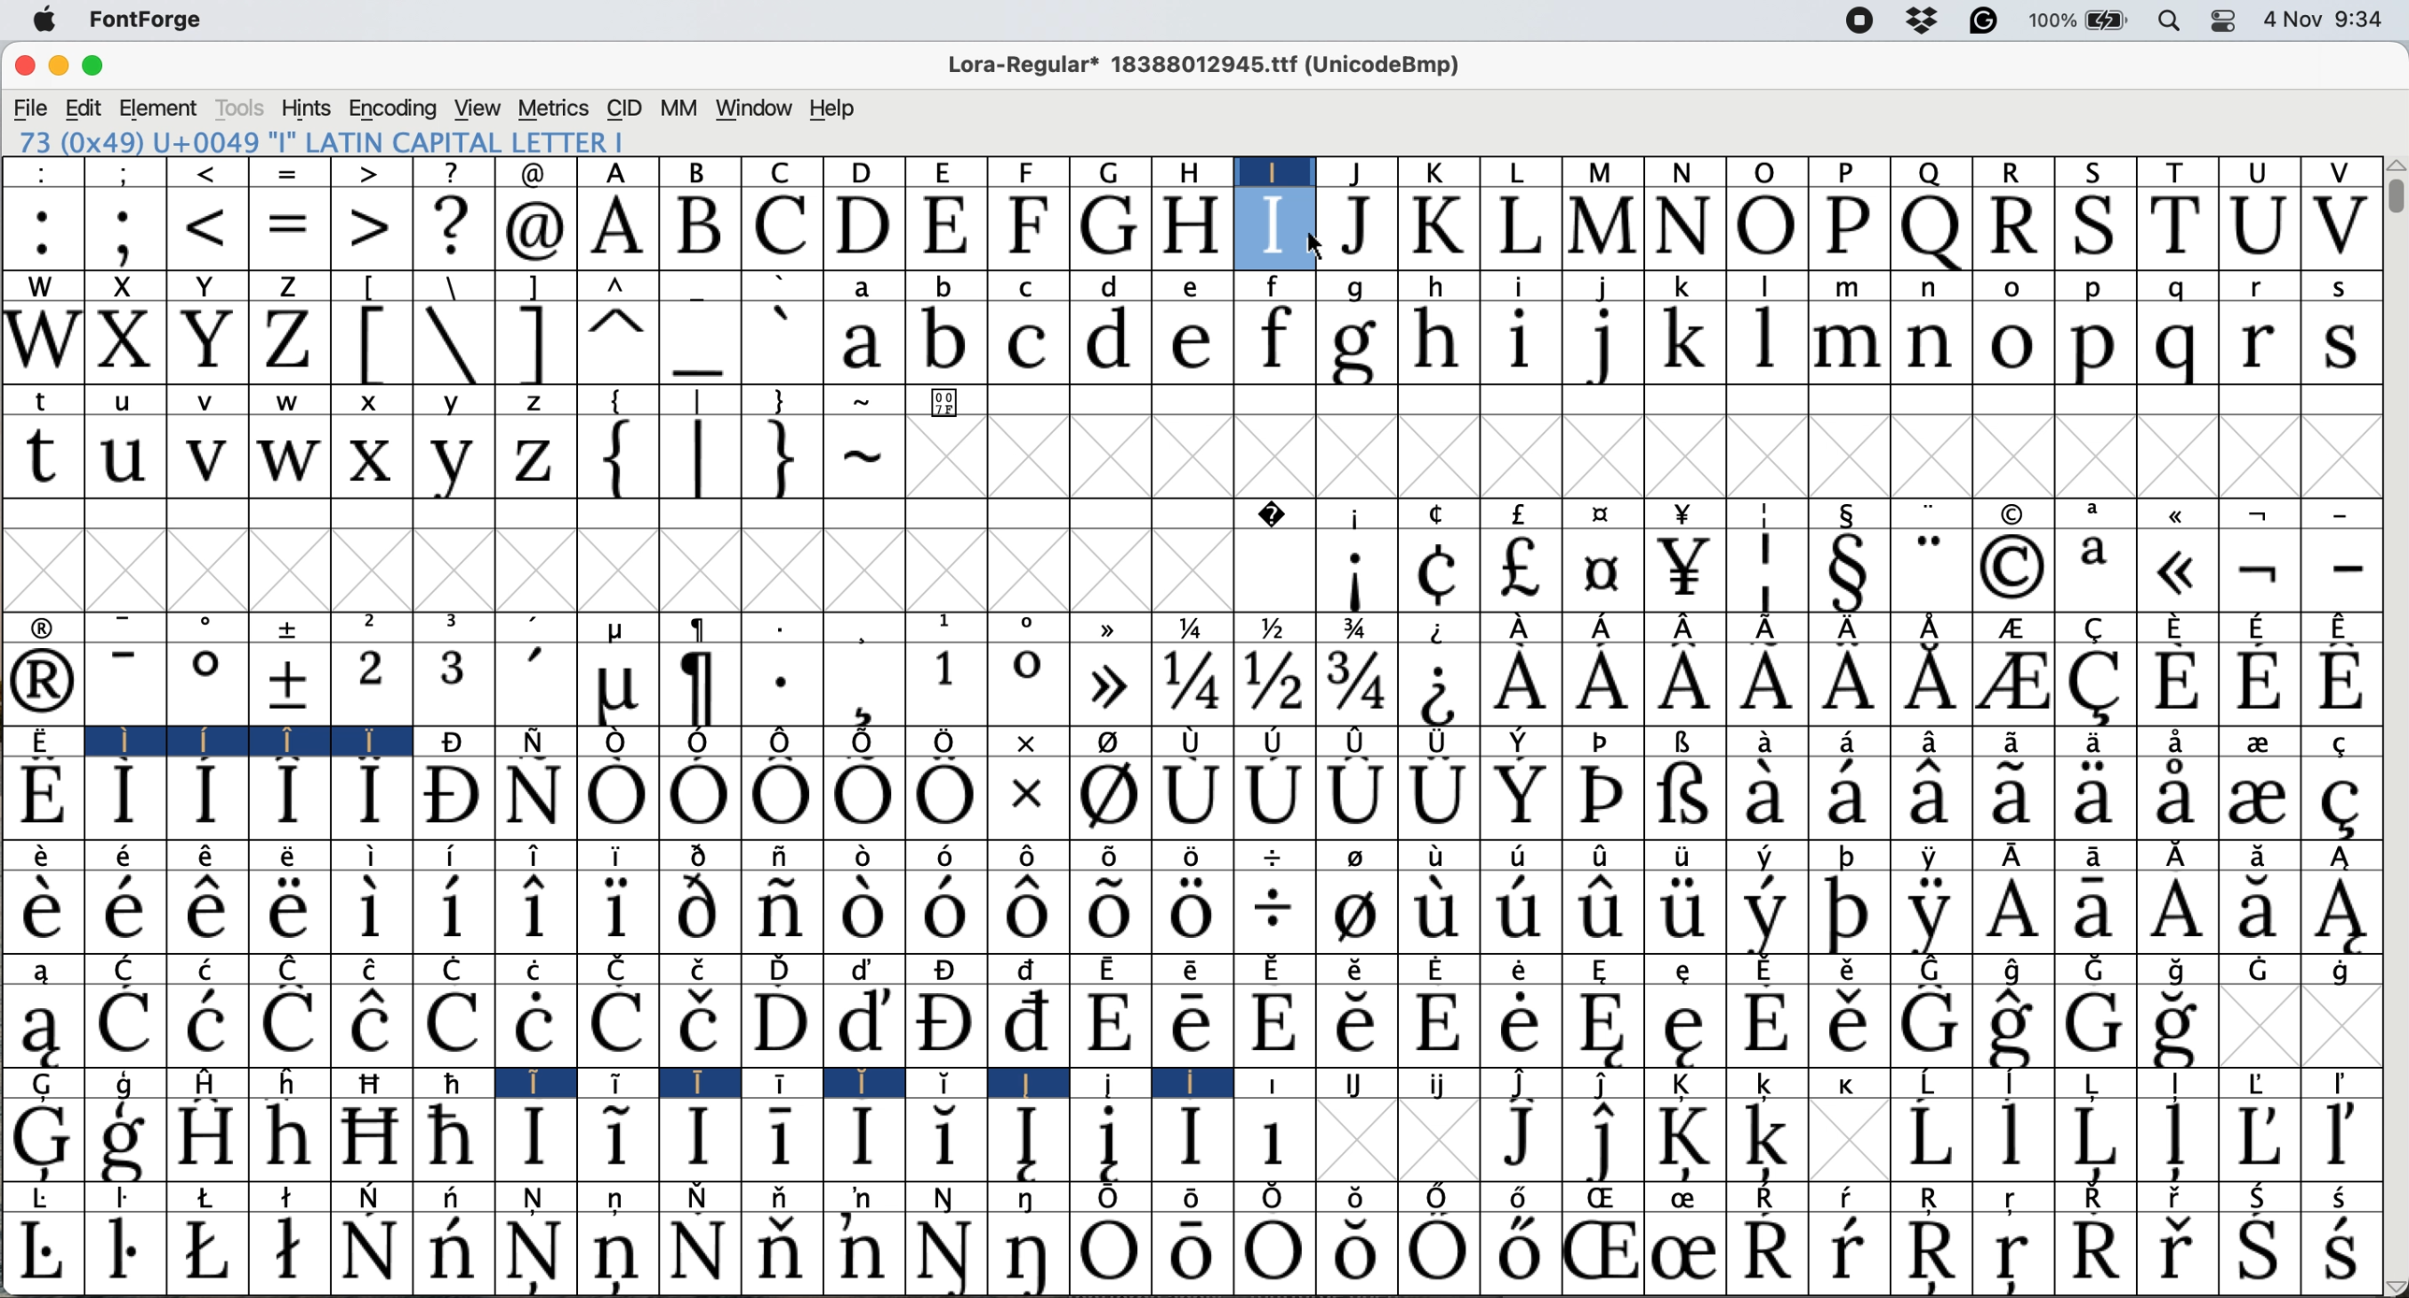 The image size is (2409, 1298). I want to click on Symbol, so click(2012, 743).